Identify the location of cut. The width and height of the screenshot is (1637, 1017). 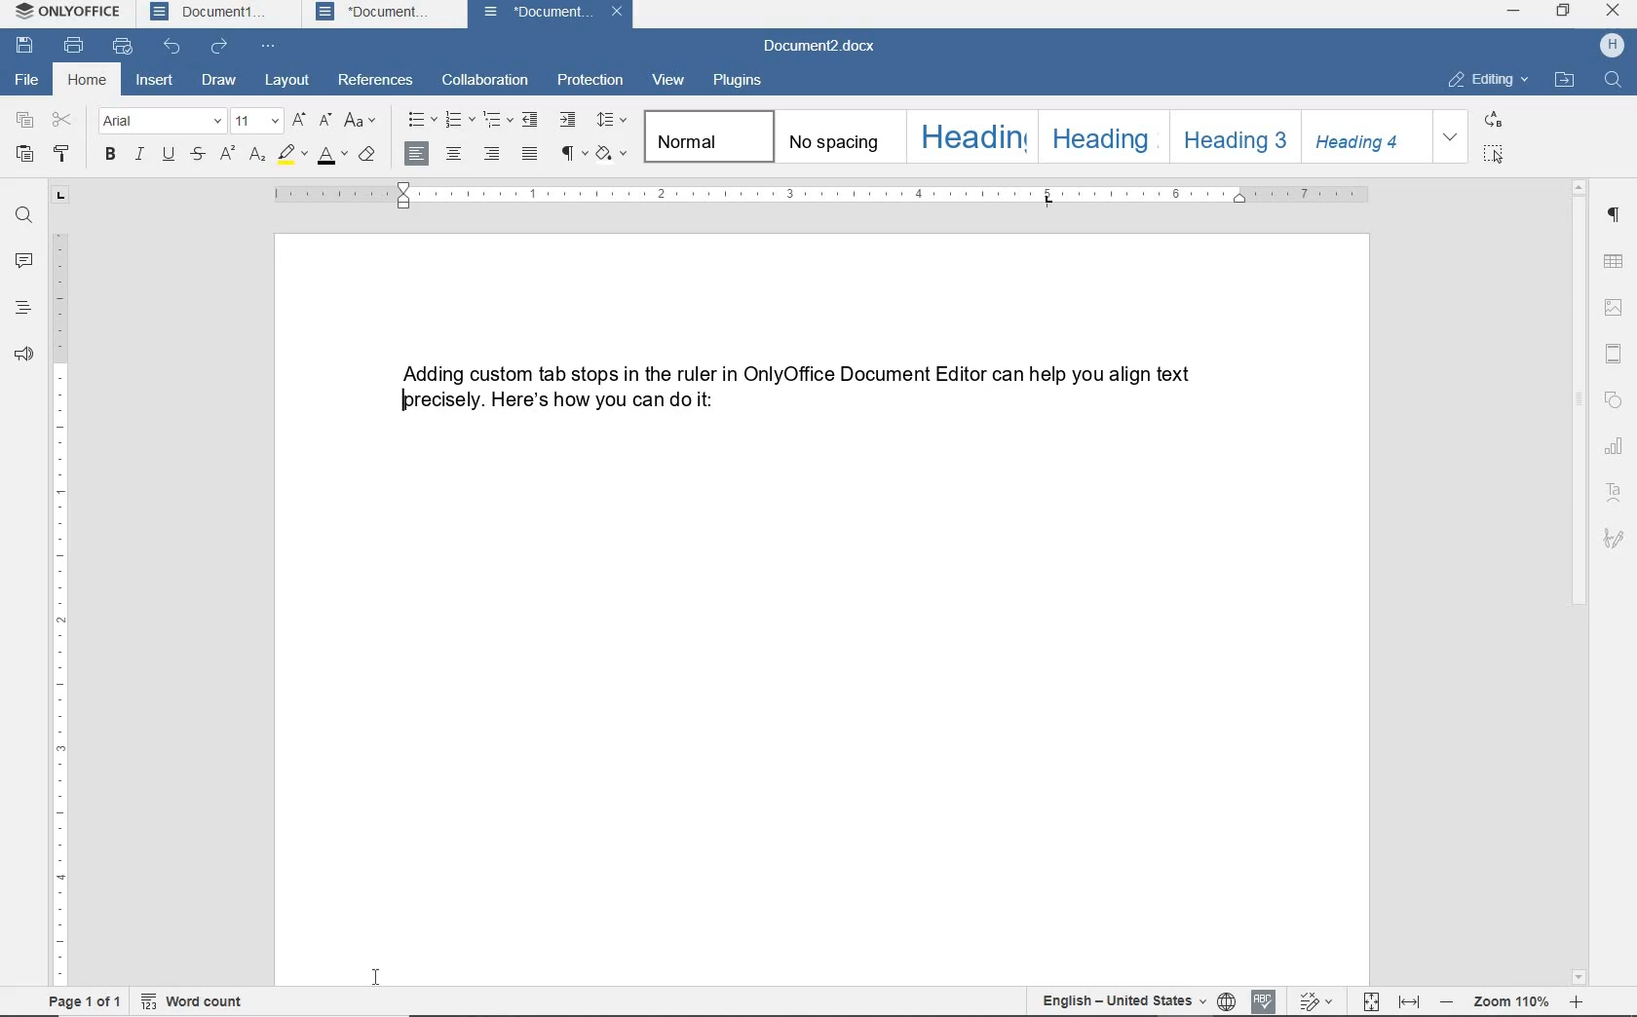
(61, 122).